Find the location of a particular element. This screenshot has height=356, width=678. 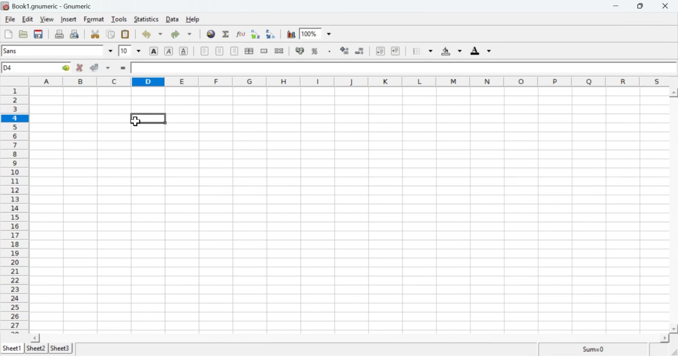

Copy is located at coordinates (111, 34).